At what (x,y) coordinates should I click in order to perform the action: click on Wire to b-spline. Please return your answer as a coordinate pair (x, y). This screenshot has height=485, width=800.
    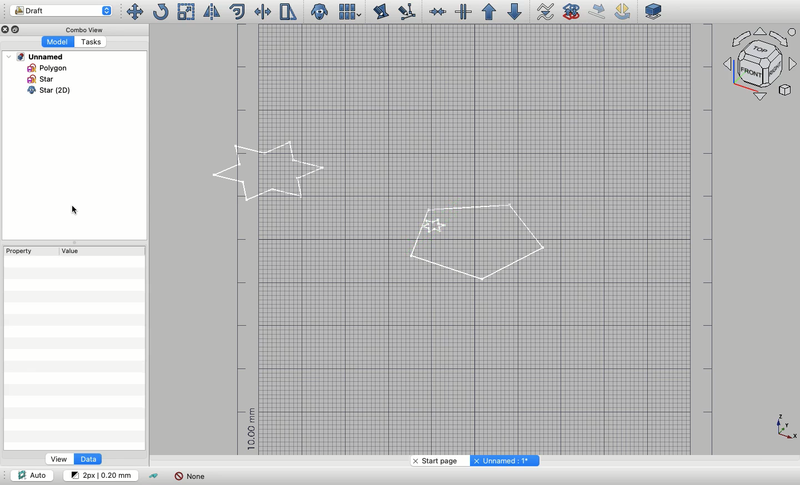
    Looking at the image, I should click on (542, 12).